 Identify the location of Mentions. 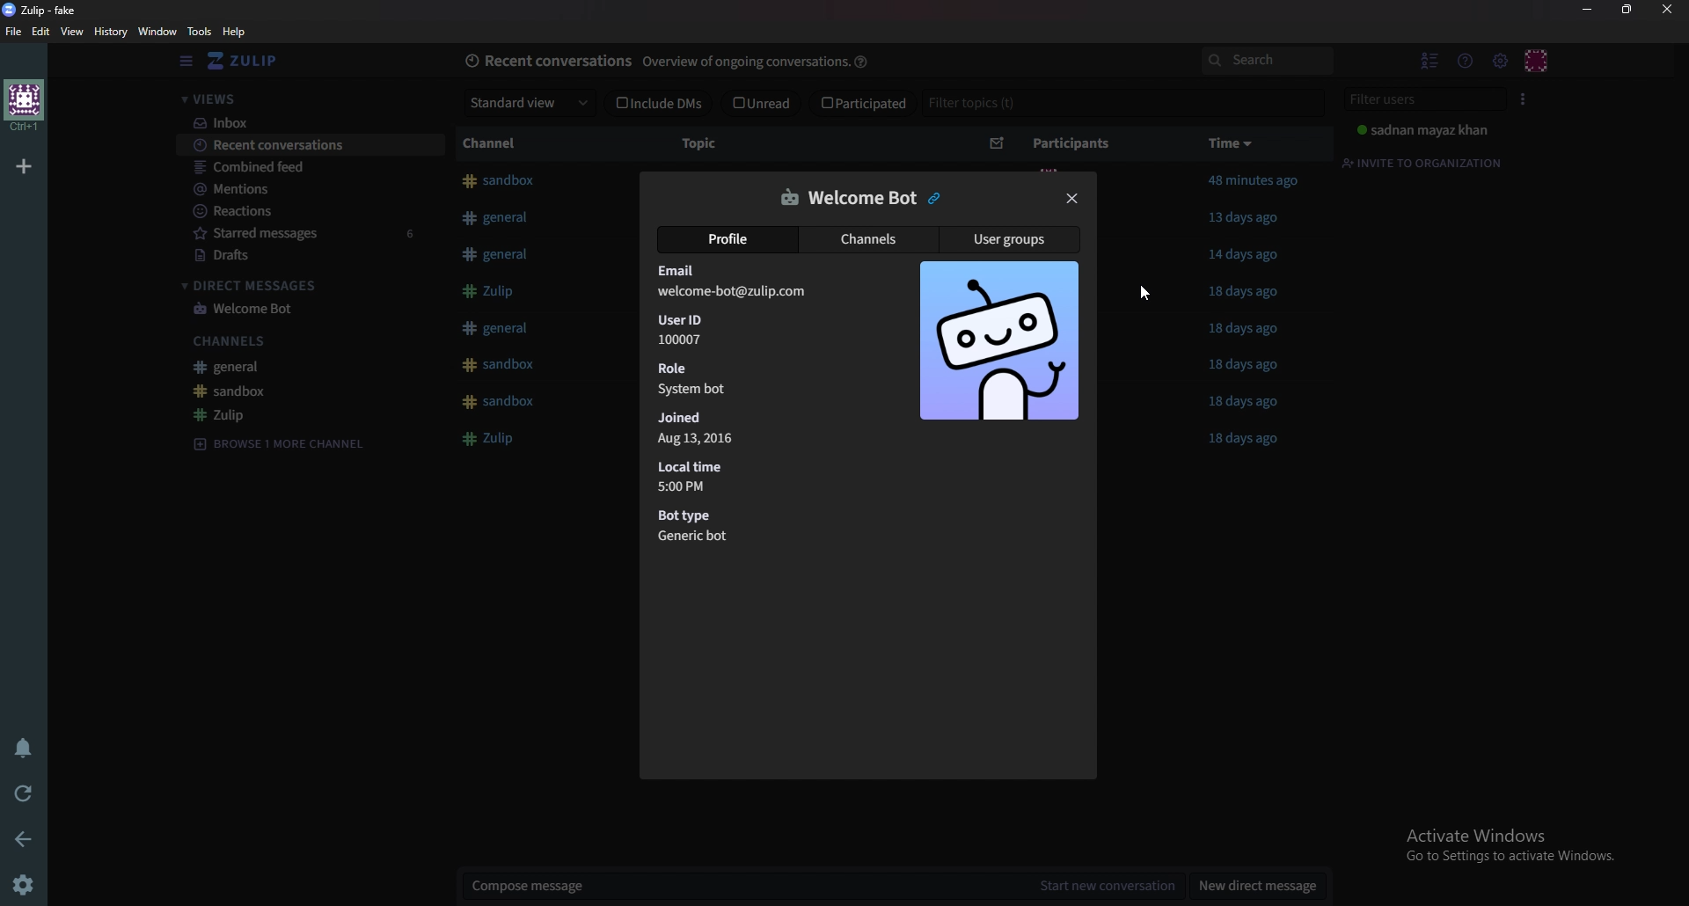
(304, 189).